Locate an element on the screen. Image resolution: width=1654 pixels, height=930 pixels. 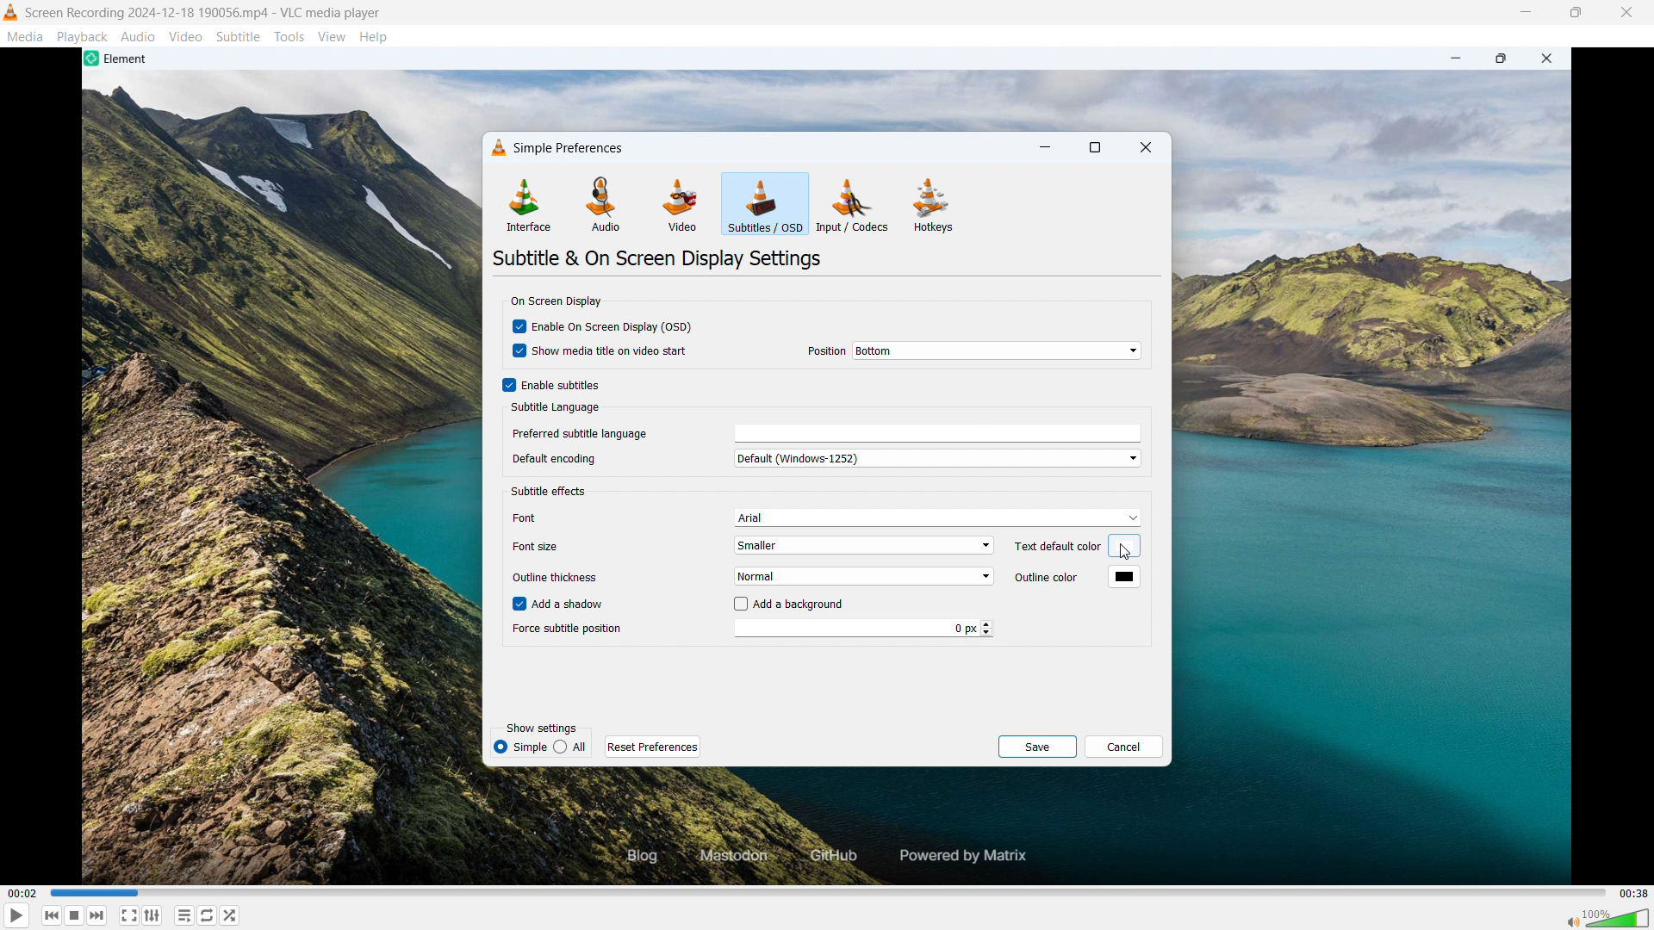
Media  is located at coordinates (25, 37).